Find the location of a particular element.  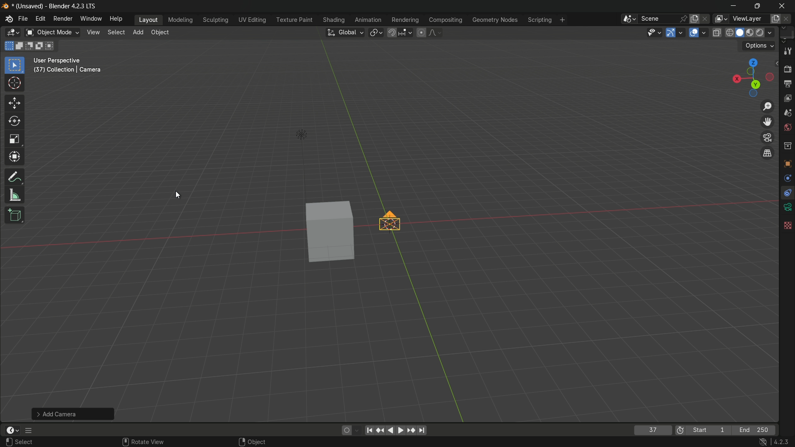

(unsaved) - blender 4.2.3 lts is located at coordinates (55, 6).